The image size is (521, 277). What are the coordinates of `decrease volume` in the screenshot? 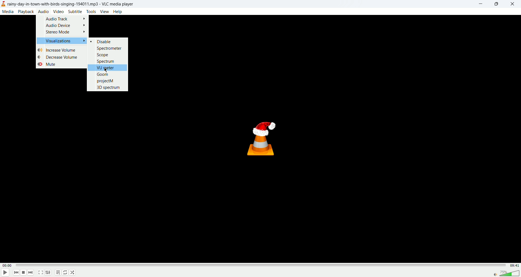 It's located at (58, 57).